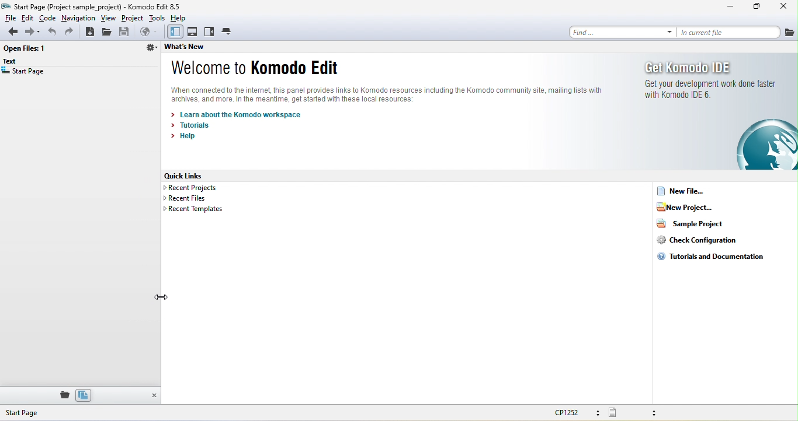  I want to click on place, so click(63, 395).